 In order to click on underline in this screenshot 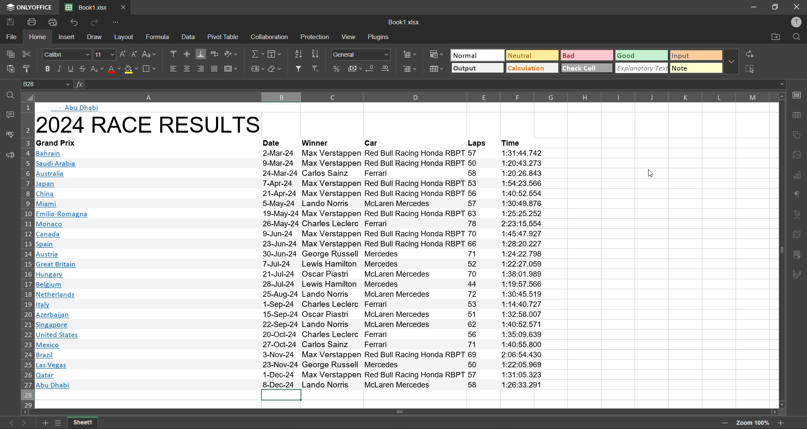, I will do `click(72, 69)`.